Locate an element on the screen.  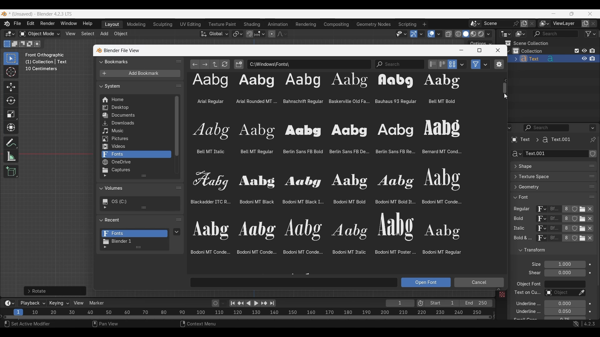
Jump to key frame is located at coordinates (264, 303).